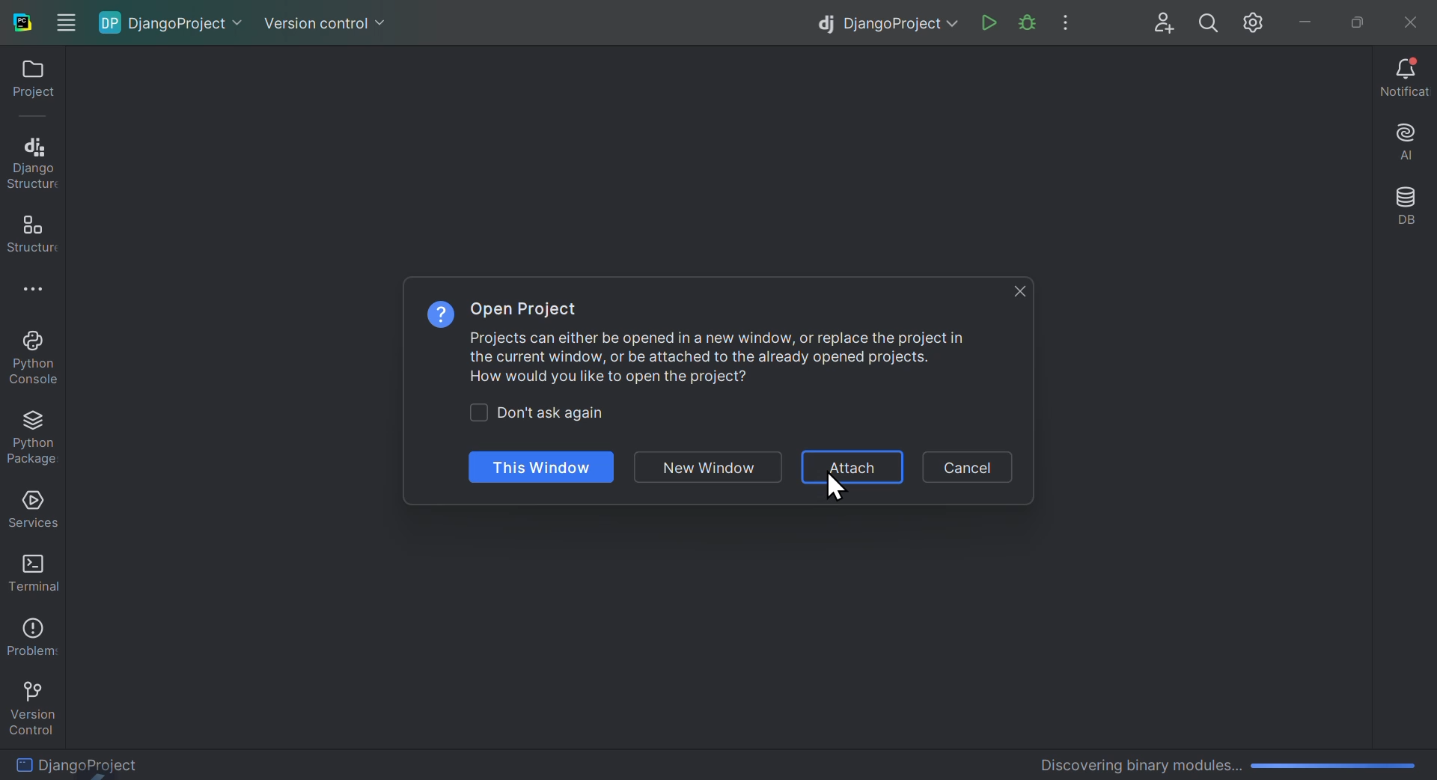 The height and width of the screenshot is (780, 1437). Describe the element at coordinates (30, 633) in the screenshot. I see `Problems` at that location.